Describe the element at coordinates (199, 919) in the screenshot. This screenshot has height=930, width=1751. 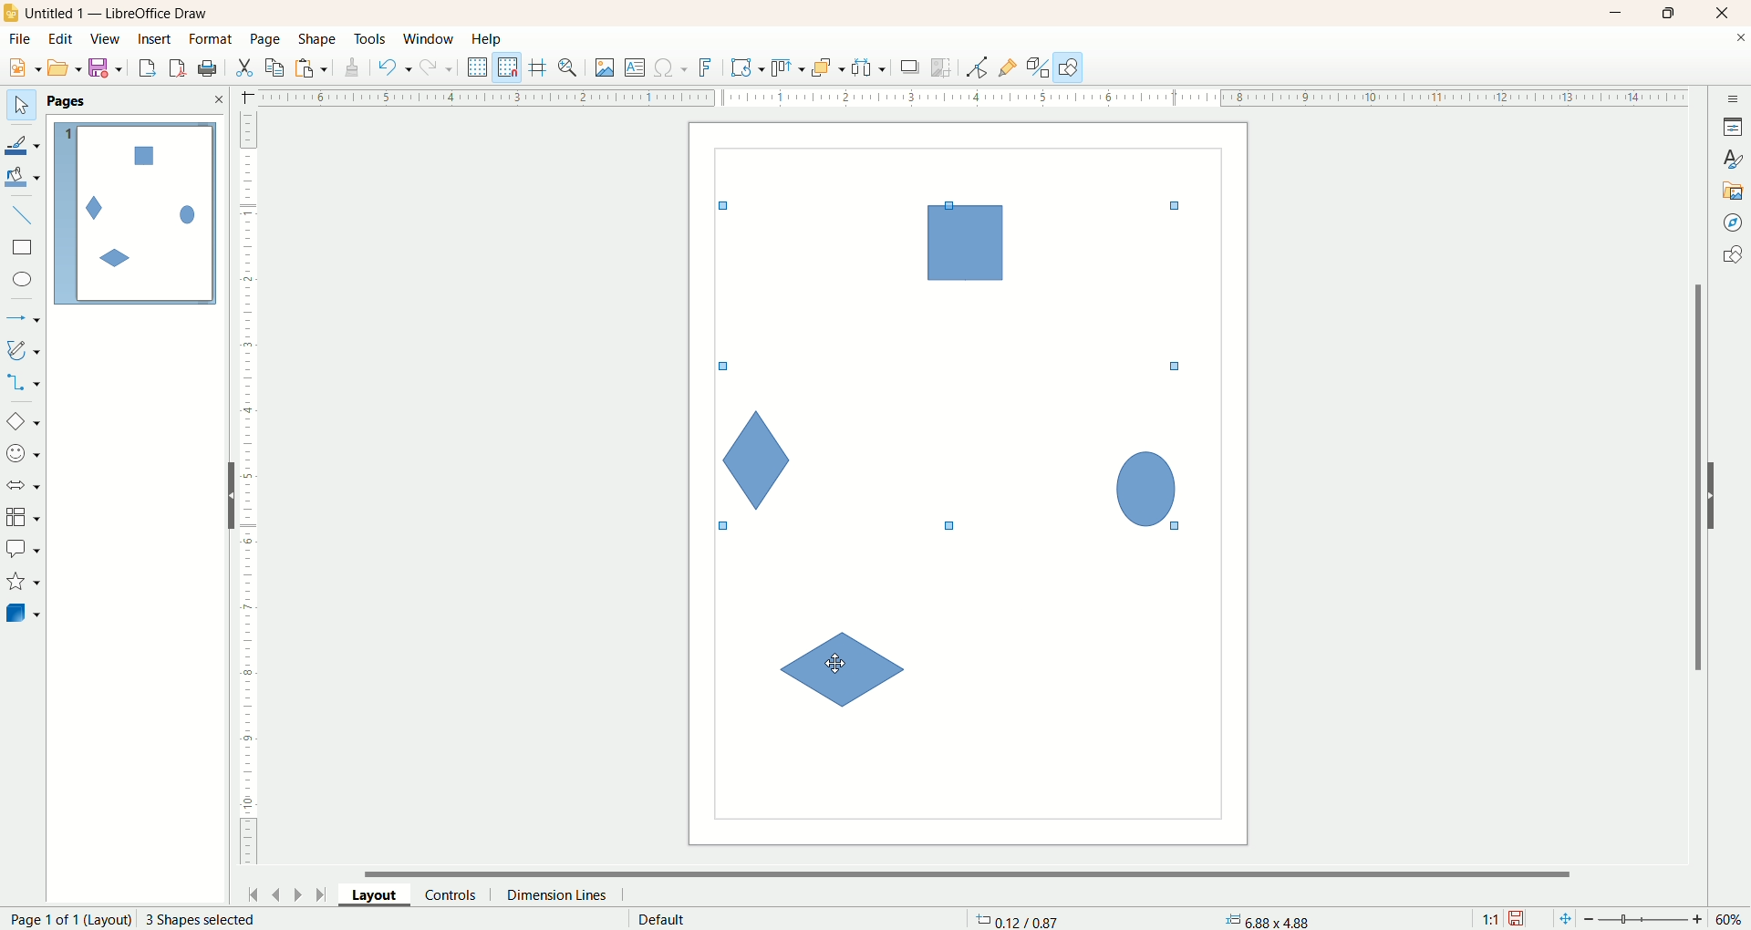
I see `2 Shape selected` at that location.